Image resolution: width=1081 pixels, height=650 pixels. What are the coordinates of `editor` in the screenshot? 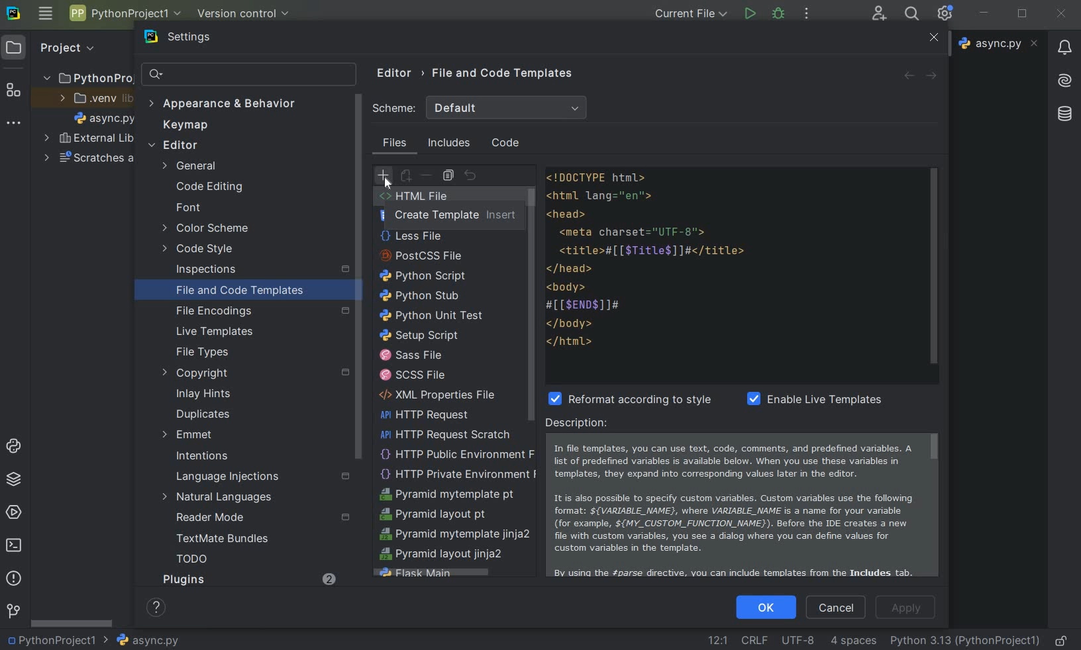 It's located at (395, 74).